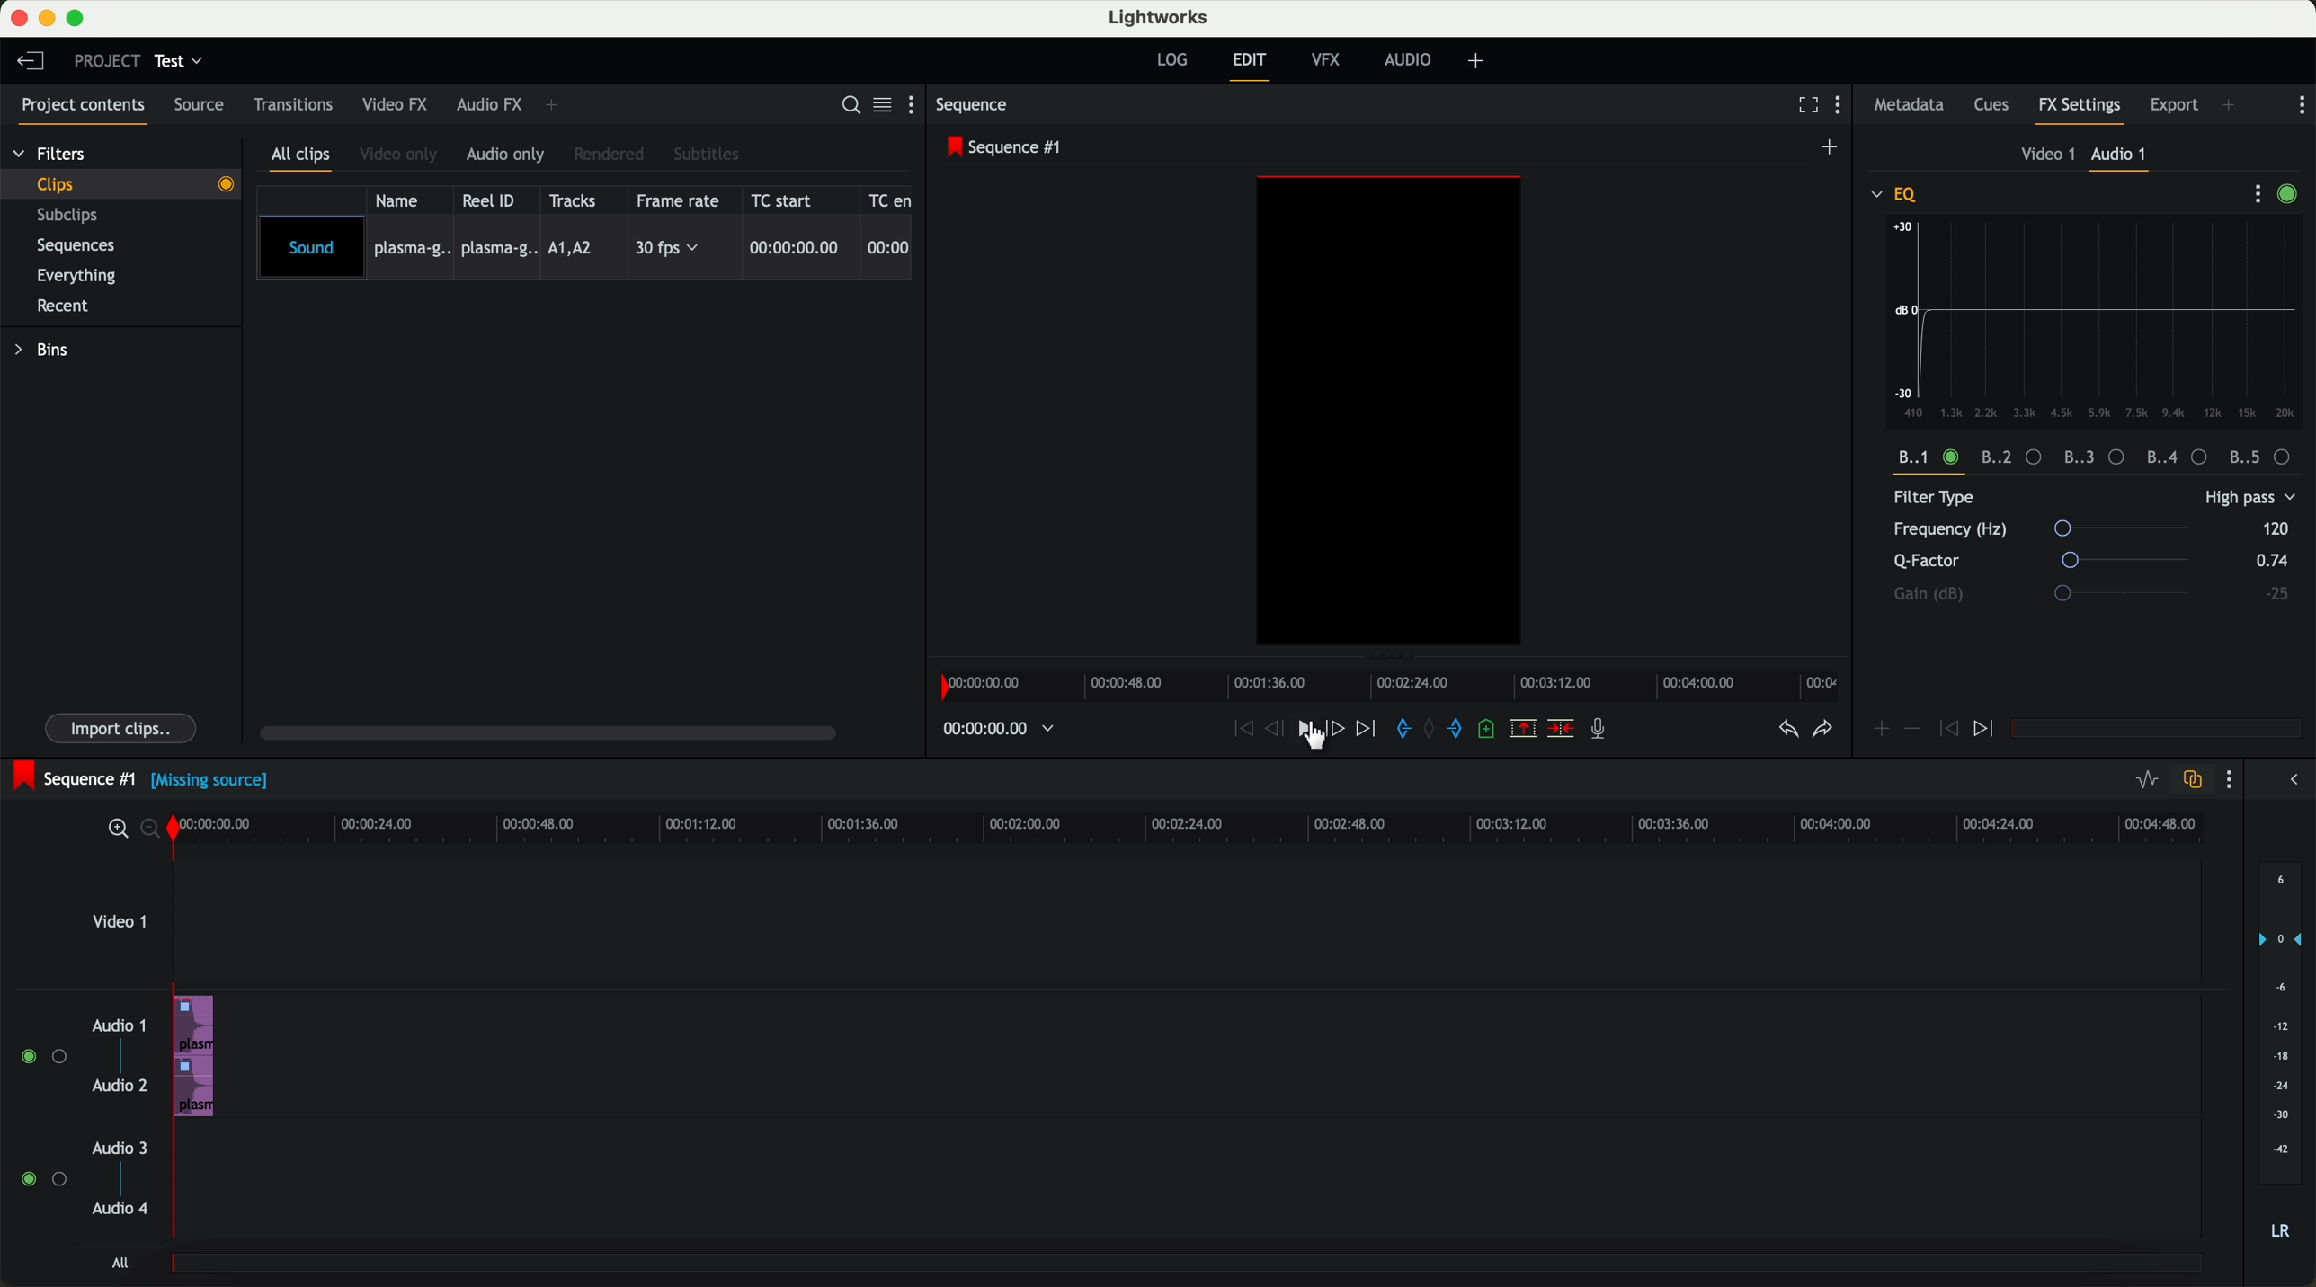  What do you see at coordinates (2098, 321) in the screenshot?
I see `EQ graphic` at bounding box center [2098, 321].